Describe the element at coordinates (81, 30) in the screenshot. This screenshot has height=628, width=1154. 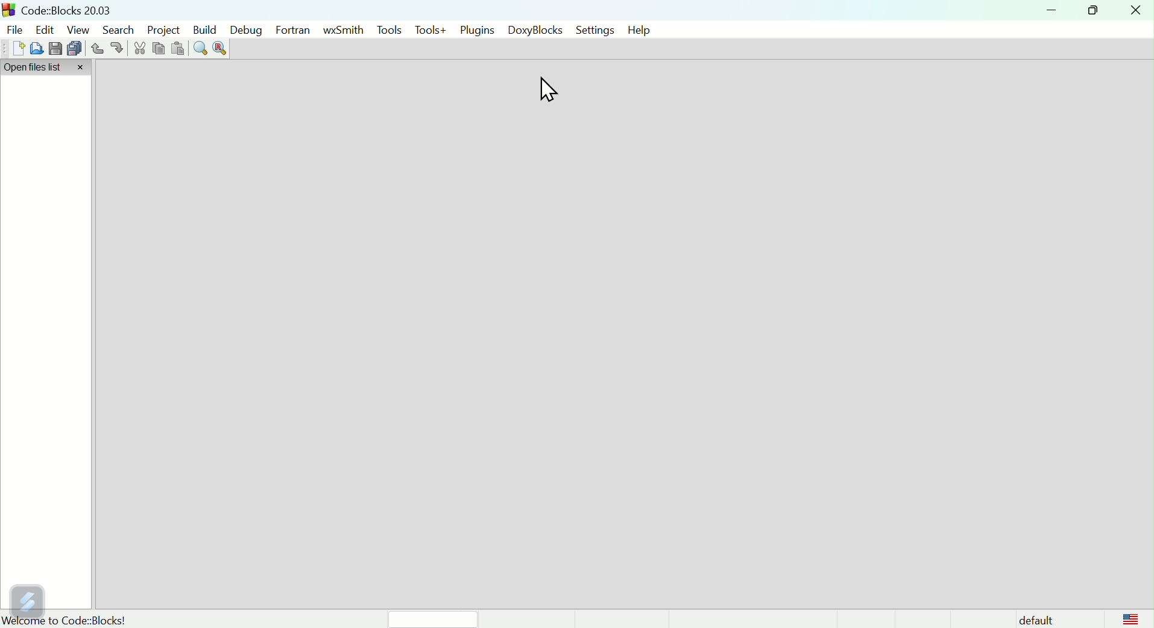
I see `View` at that location.